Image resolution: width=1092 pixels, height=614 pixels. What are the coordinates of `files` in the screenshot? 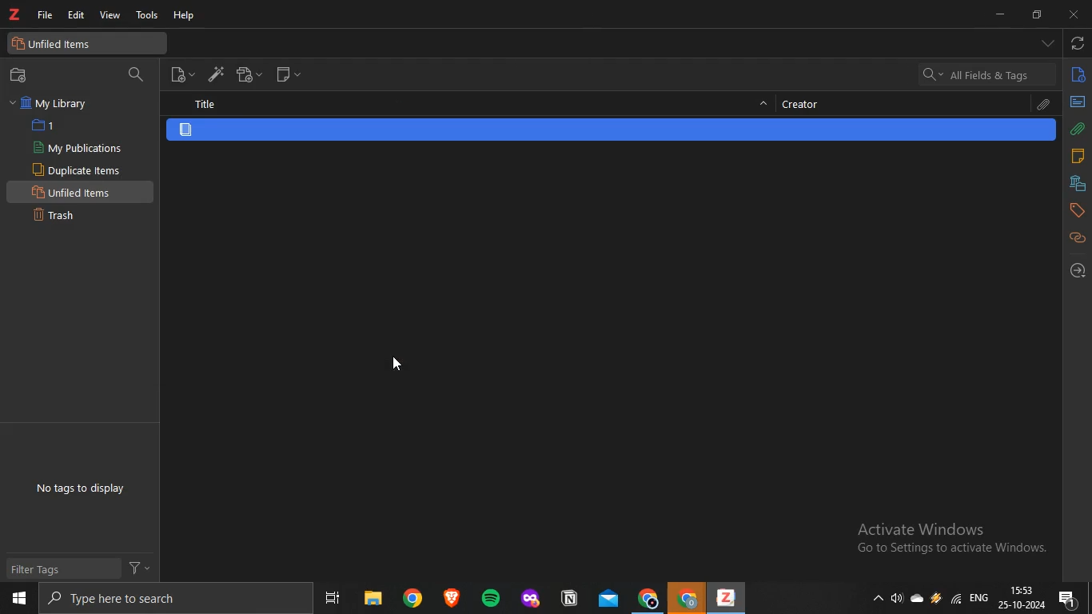 It's located at (372, 598).